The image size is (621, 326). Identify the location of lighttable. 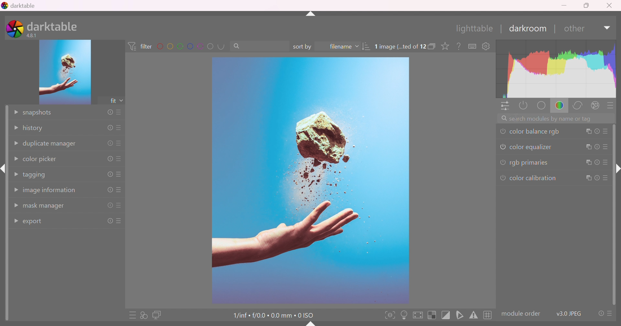
(473, 29).